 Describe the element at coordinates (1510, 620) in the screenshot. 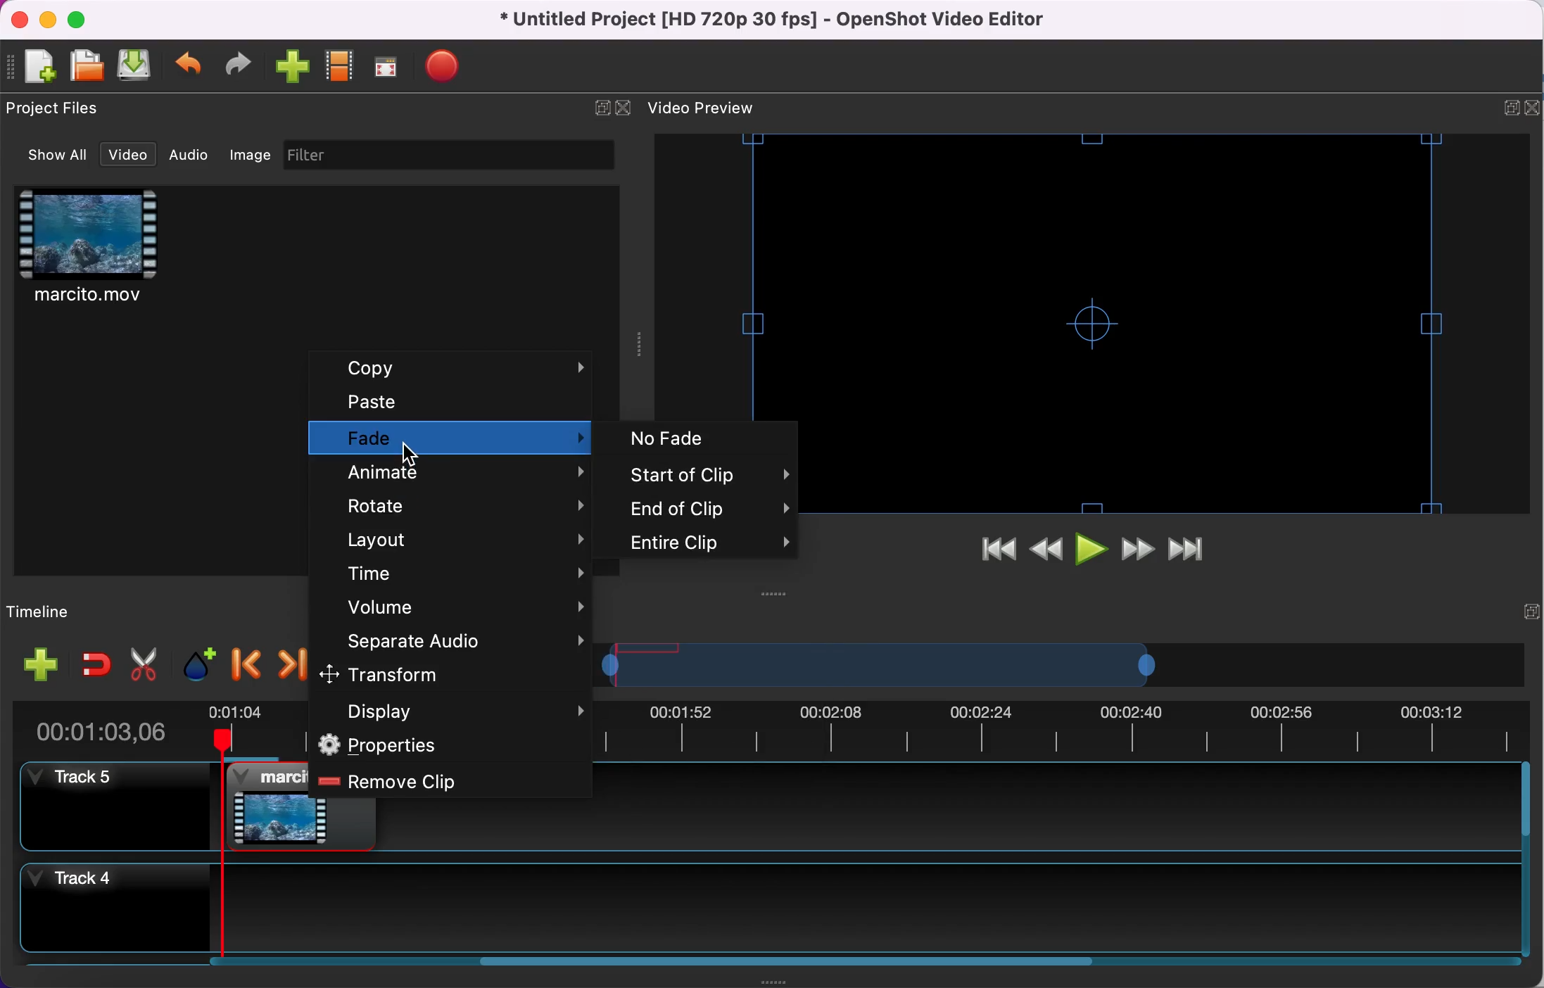

I see `expand/hide` at that location.